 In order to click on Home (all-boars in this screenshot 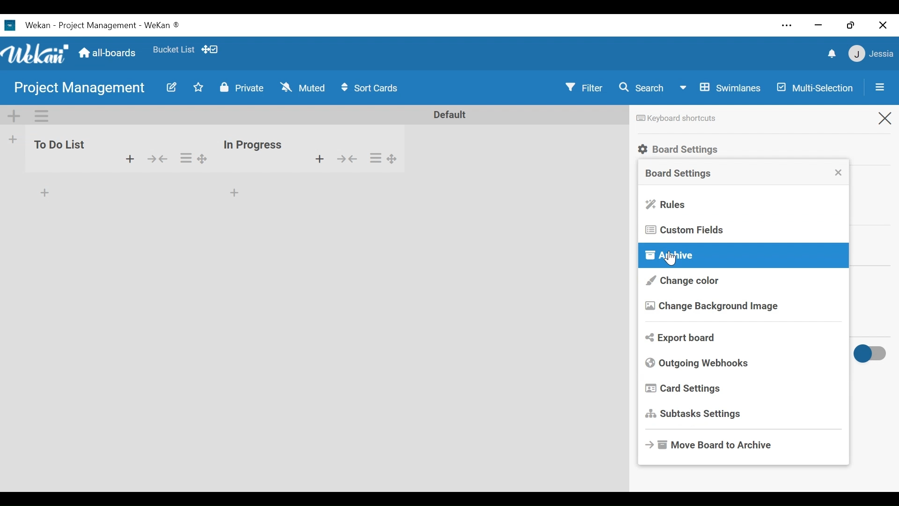, I will do `click(109, 53)`.